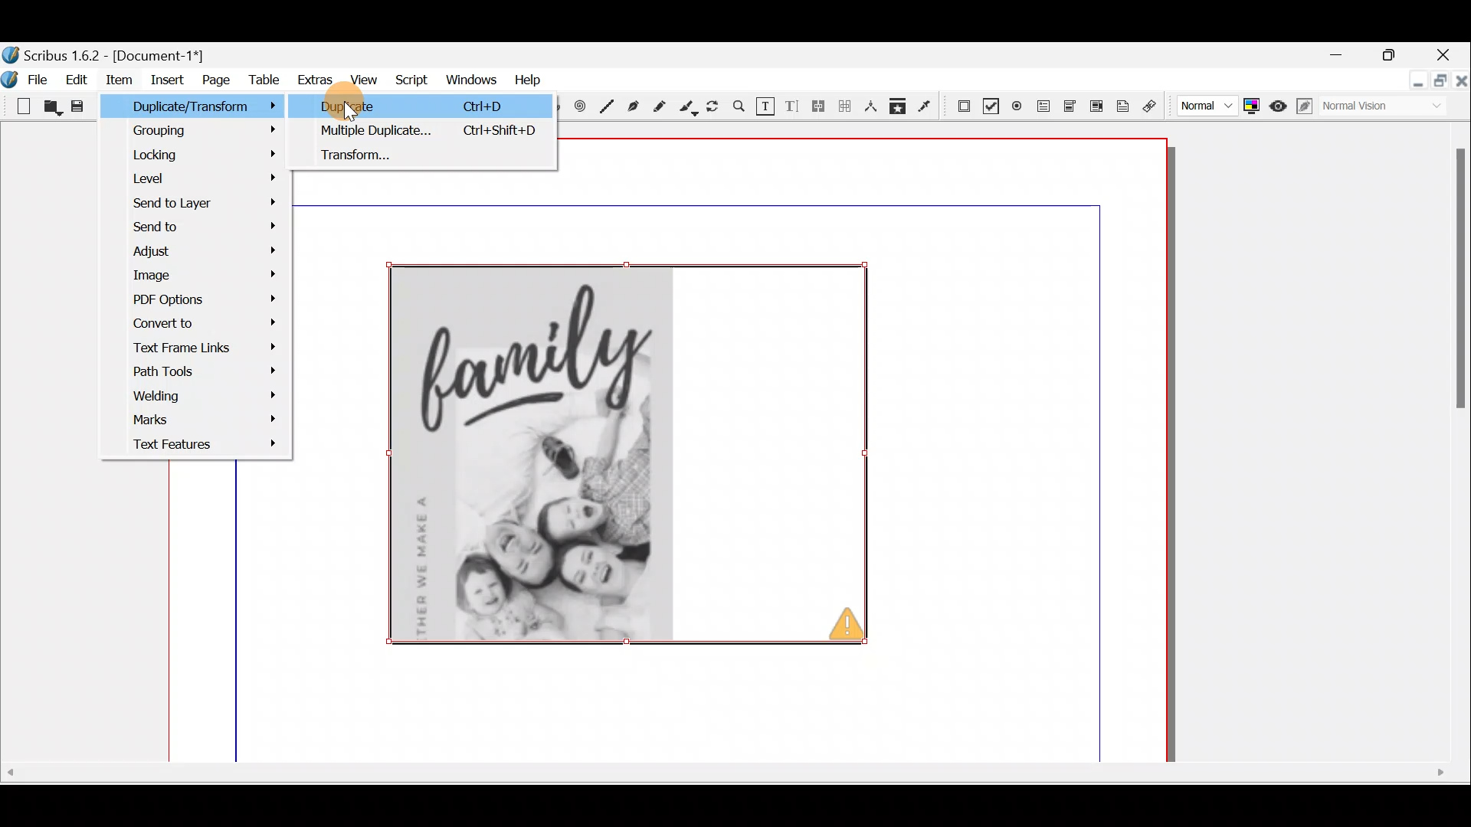 This screenshot has width=1471, height=827. I want to click on item, so click(122, 82).